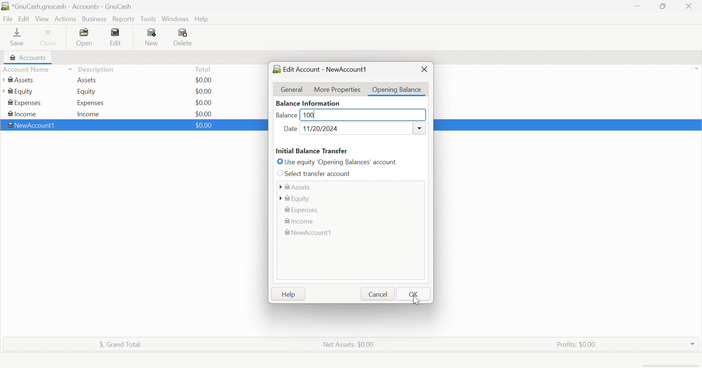  Describe the element at coordinates (693, 344) in the screenshot. I see `Drop Down` at that location.